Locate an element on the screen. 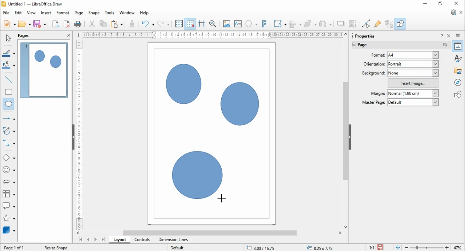  paste is located at coordinates (116, 24).